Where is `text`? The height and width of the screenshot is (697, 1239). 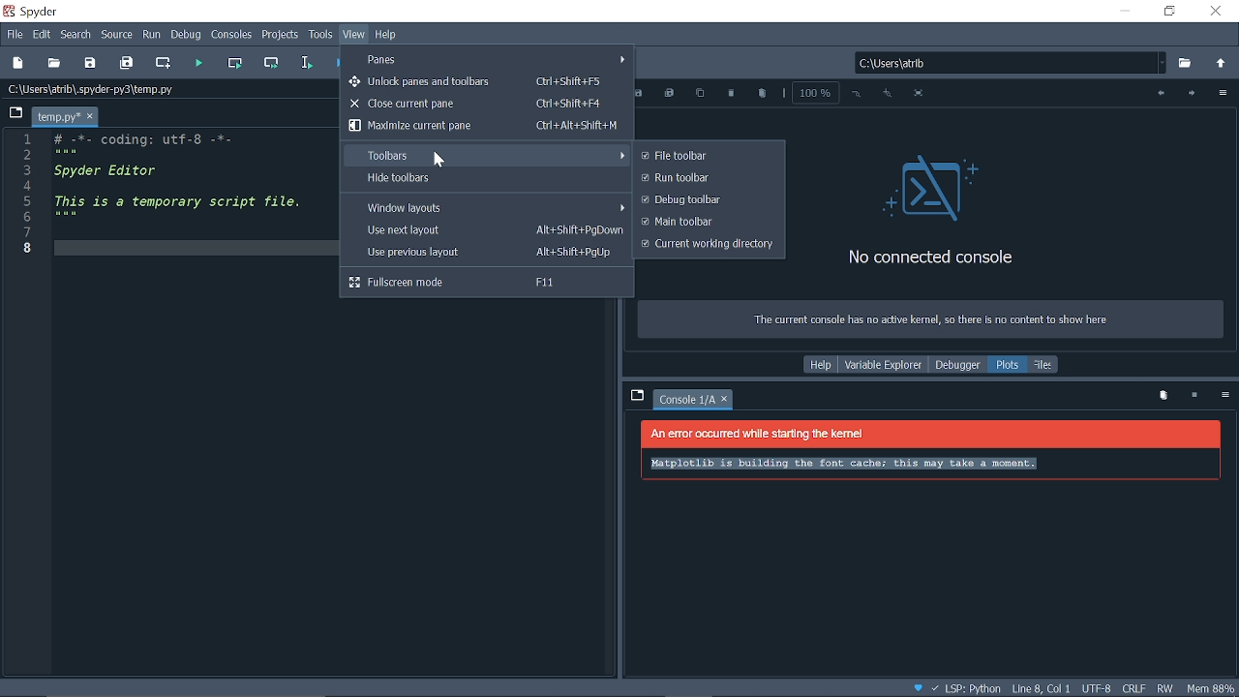 text is located at coordinates (929, 319).